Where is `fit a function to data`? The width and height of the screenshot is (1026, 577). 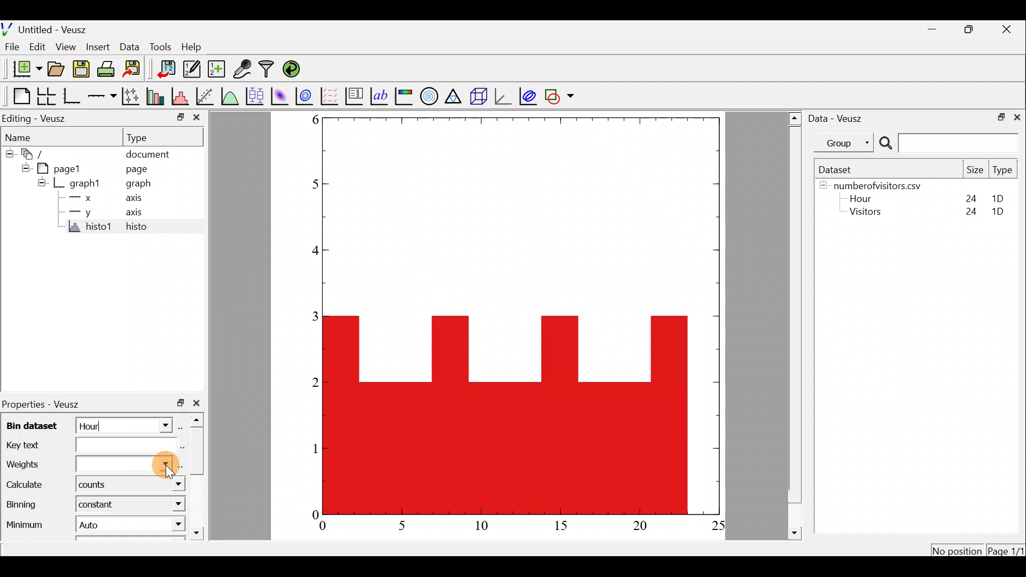
fit a function to data is located at coordinates (207, 97).